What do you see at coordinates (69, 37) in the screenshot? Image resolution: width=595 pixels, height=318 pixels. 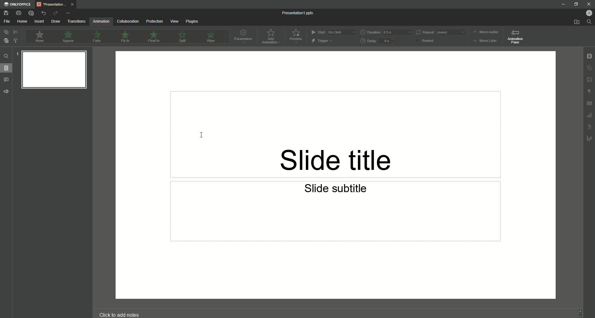 I see `Appear` at bounding box center [69, 37].